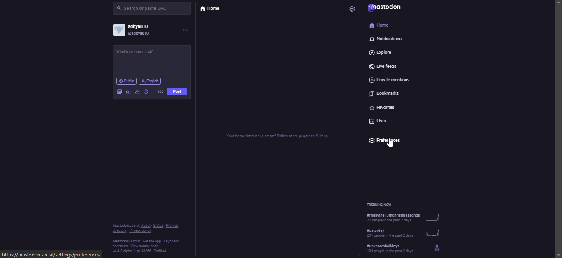 This screenshot has width=562, height=258. Describe the element at coordinates (389, 144) in the screenshot. I see `cursor` at that location.